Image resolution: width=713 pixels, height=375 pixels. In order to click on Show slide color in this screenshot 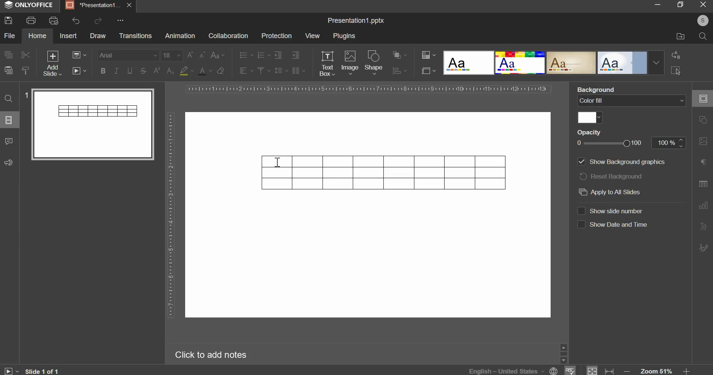, I will do `click(618, 208)`.